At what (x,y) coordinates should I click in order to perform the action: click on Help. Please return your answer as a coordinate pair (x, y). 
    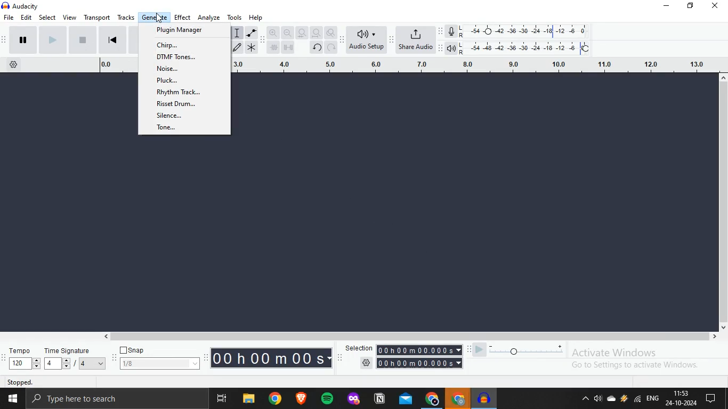
    Looking at the image, I should click on (258, 17).